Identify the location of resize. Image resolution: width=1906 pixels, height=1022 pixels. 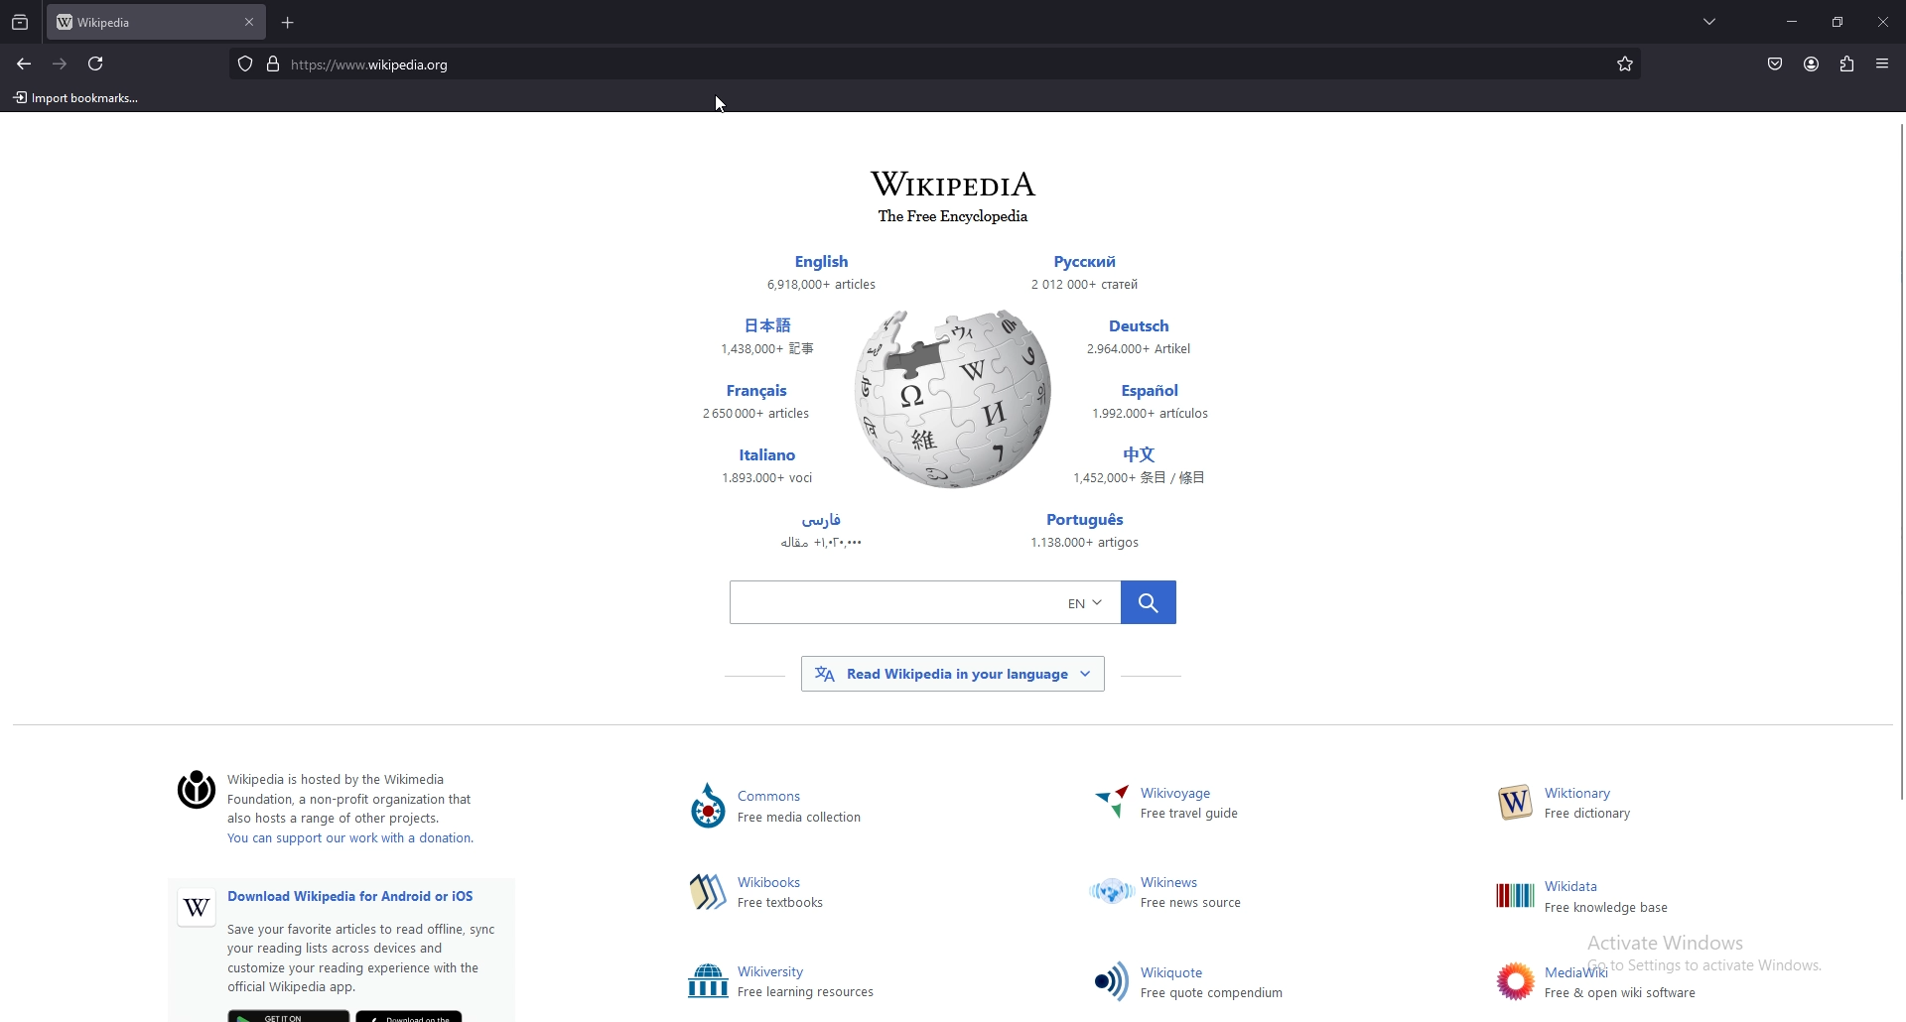
(1838, 23).